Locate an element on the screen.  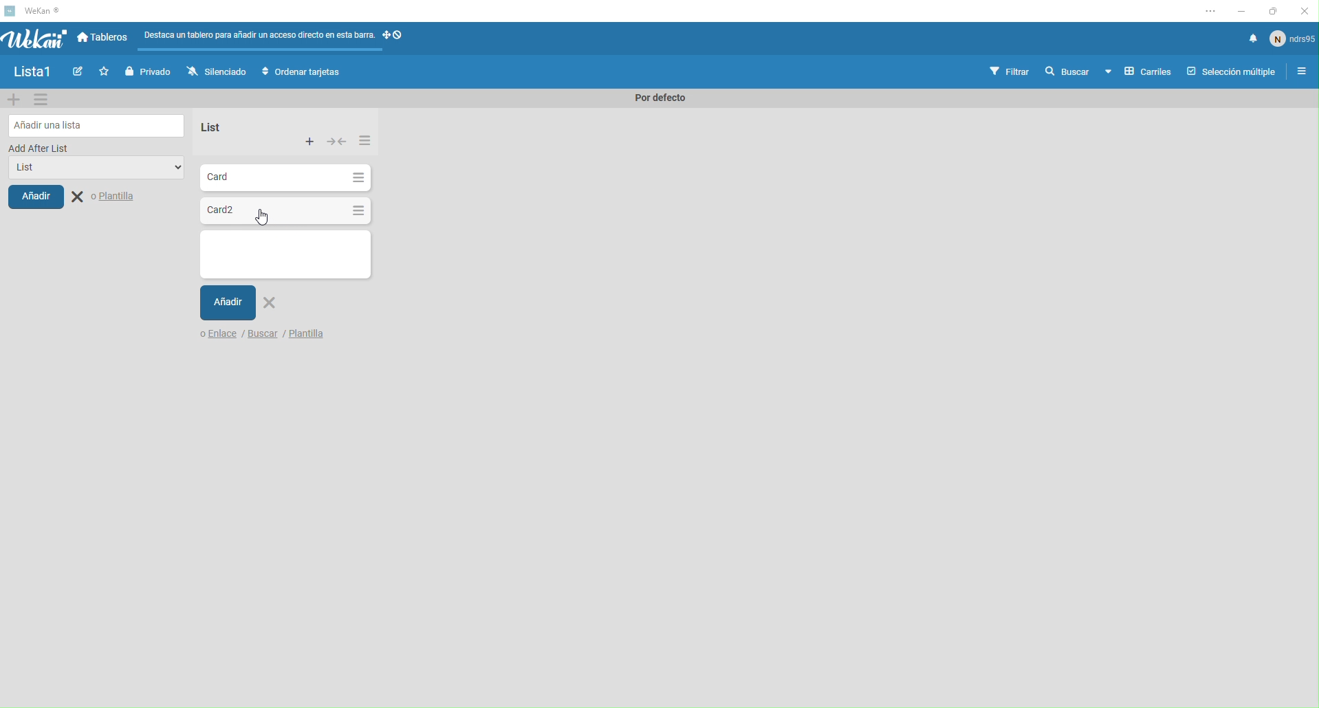
tableros is located at coordinates (105, 38).